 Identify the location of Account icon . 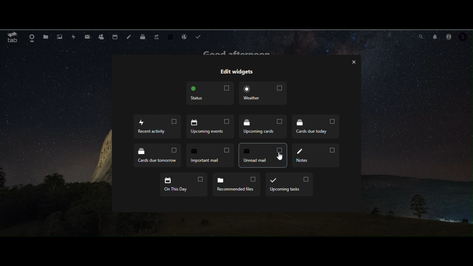
(466, 38).